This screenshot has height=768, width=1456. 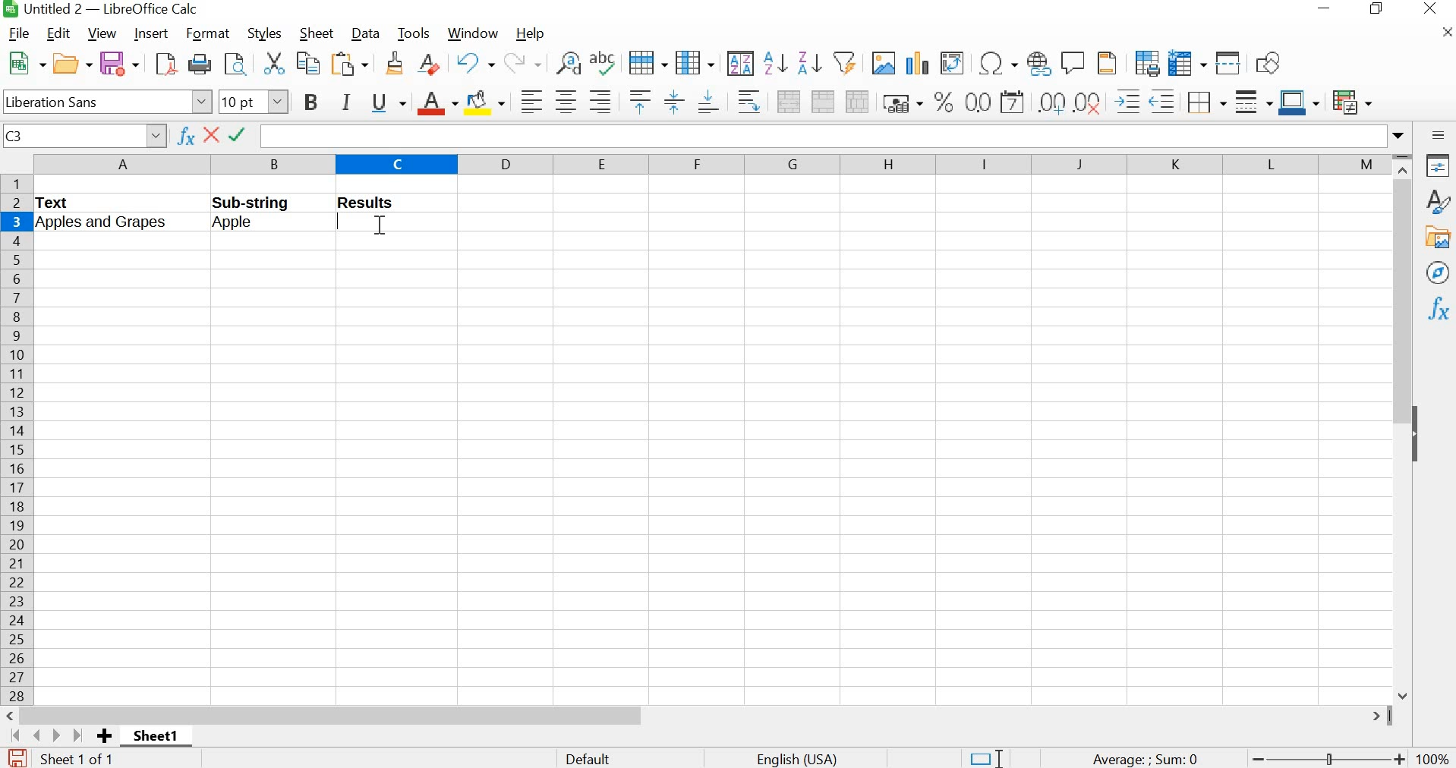 What do you see at coordinates (121, 63) in the screenshot?
I see `save` at bounding box center [121, 63].